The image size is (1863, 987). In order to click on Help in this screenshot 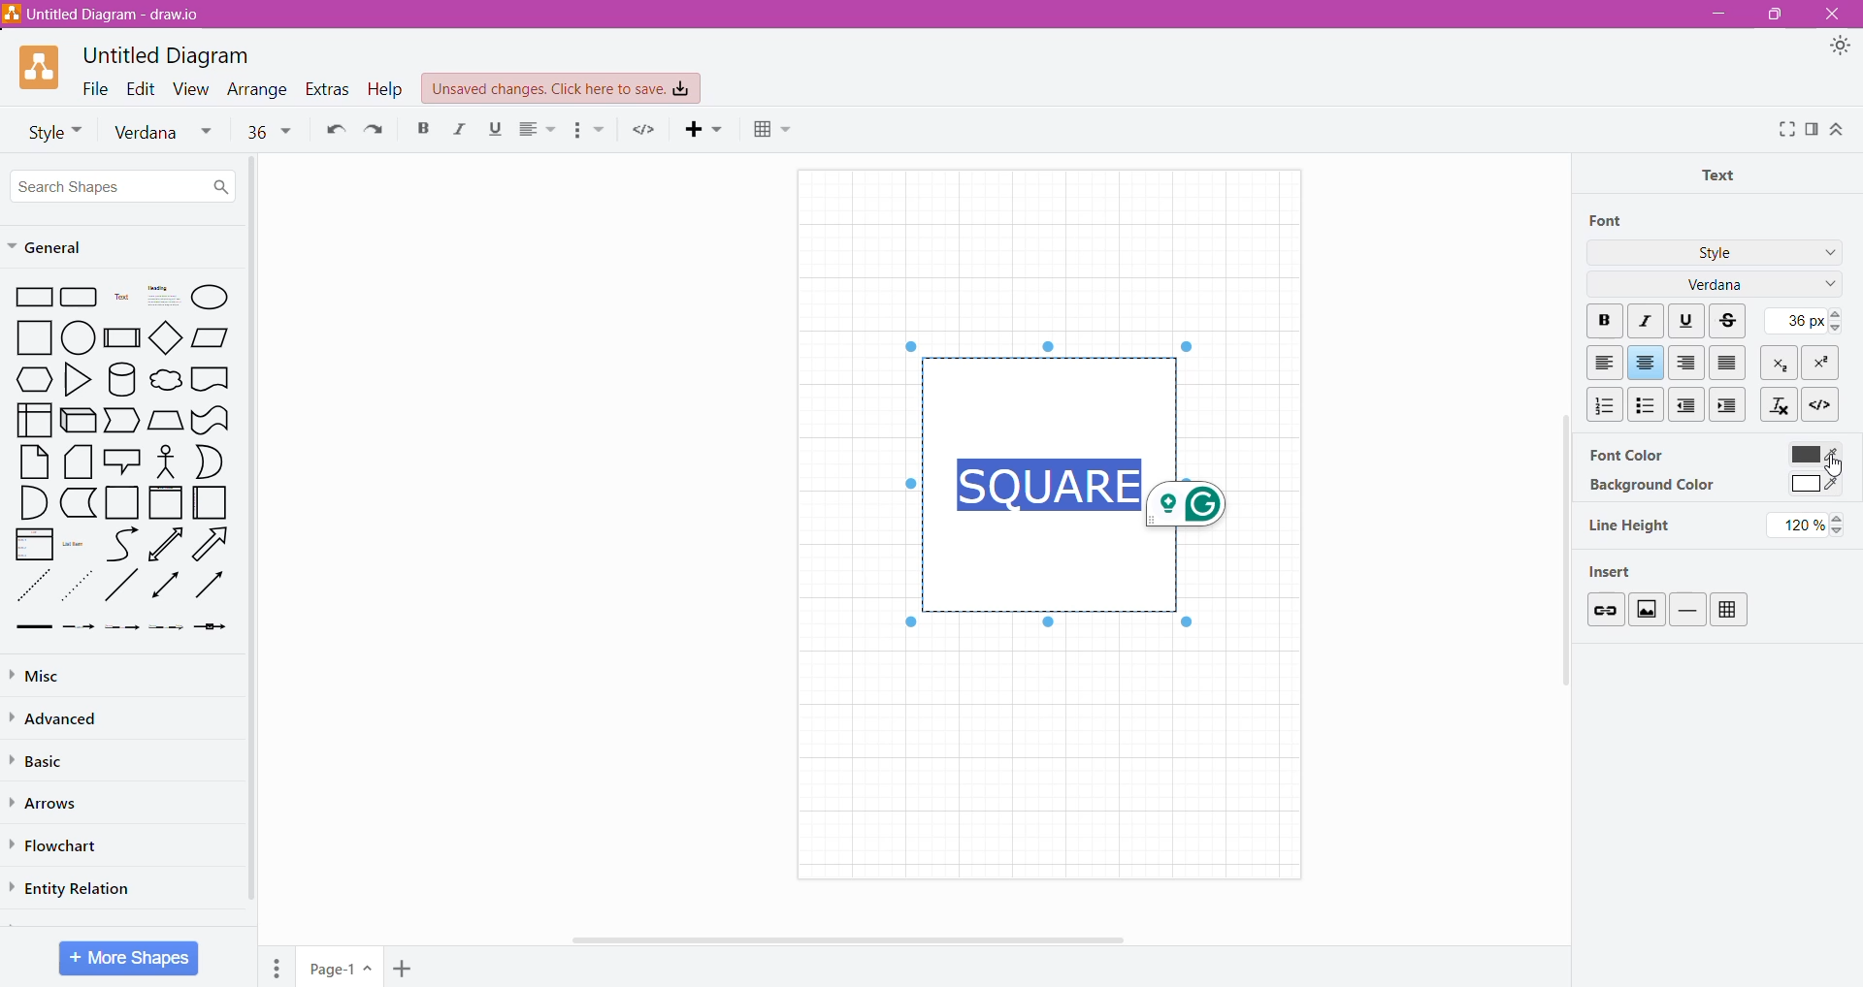, I will do `click(388, 88)`.